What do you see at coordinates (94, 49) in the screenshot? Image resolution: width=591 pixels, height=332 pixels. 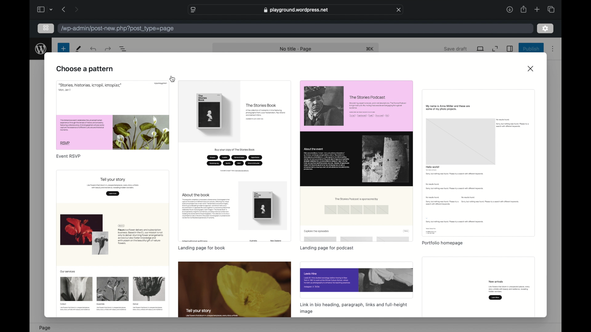 I see `redo` at bounding box center [94, 49].